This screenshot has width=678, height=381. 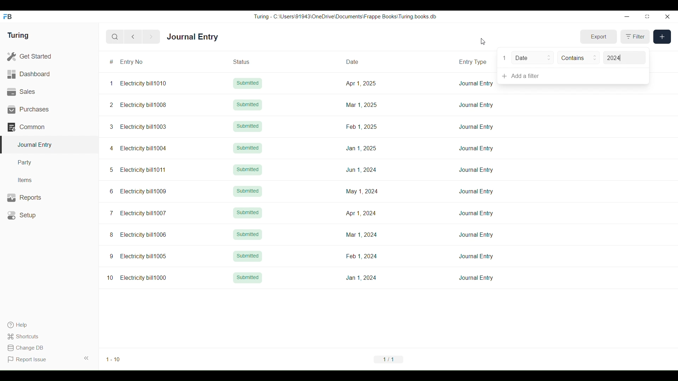 What do you see at coordinates (474, 61) in the screenshot?
I see `Entry Type` at bounding box center [474, 61].